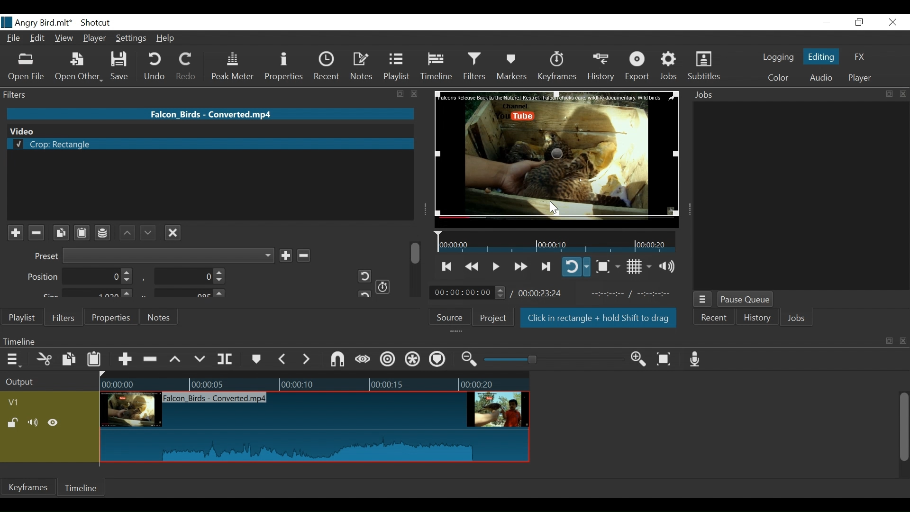  I want to click on File Name, so click(212, 113).